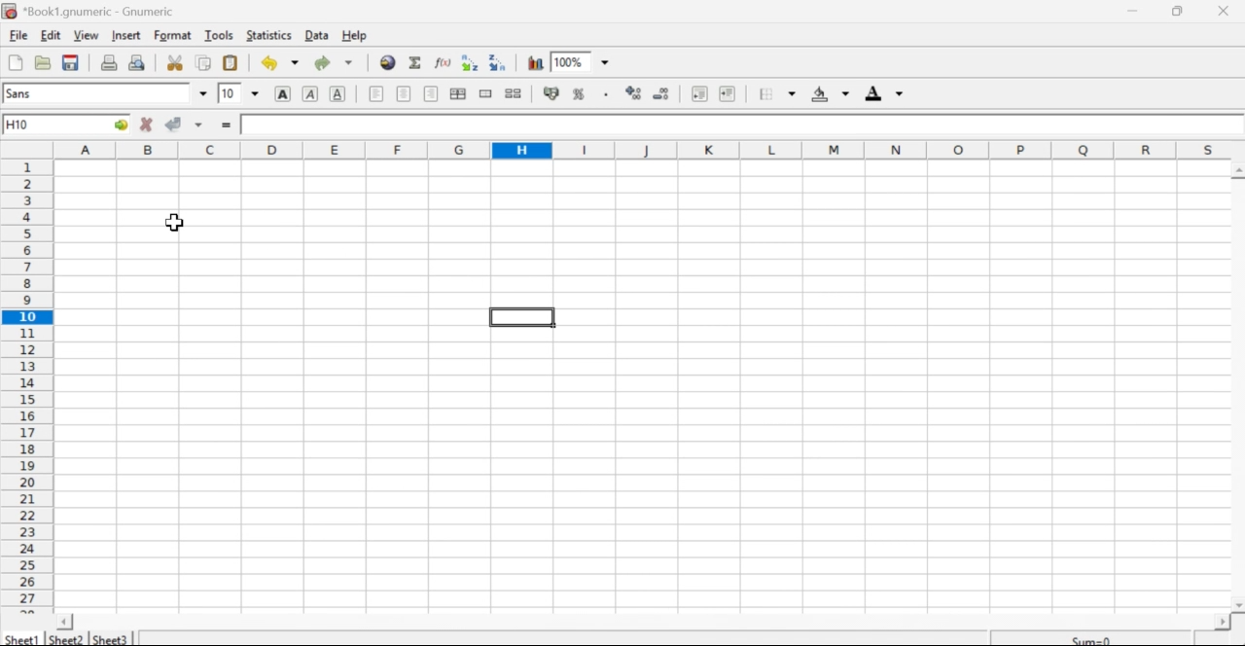 This screenshot has width=1245, height=646. Describe the element at coordinates (431, 93) in the screenshot. I see `Align right` at that location.